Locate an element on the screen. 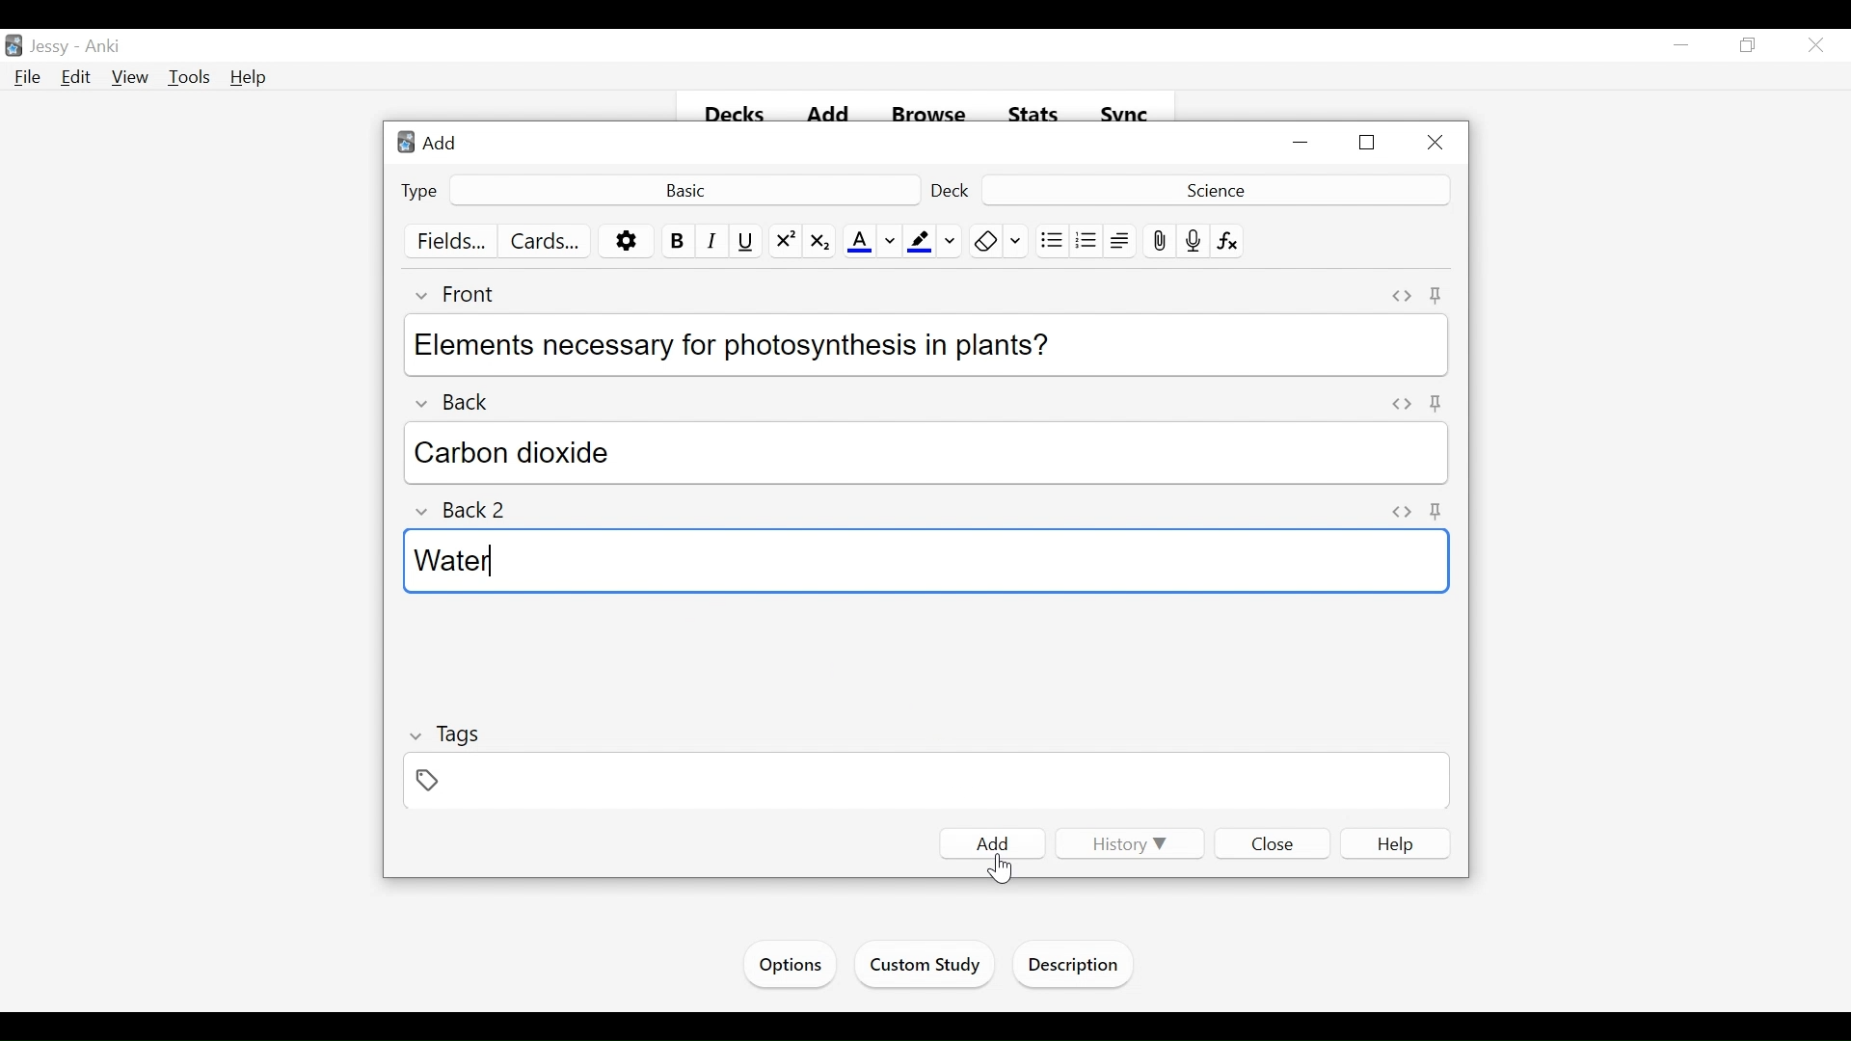 This screenshot has width=1851, height=1041. Anki Desktop Icon is located at coordinates (13, 46).